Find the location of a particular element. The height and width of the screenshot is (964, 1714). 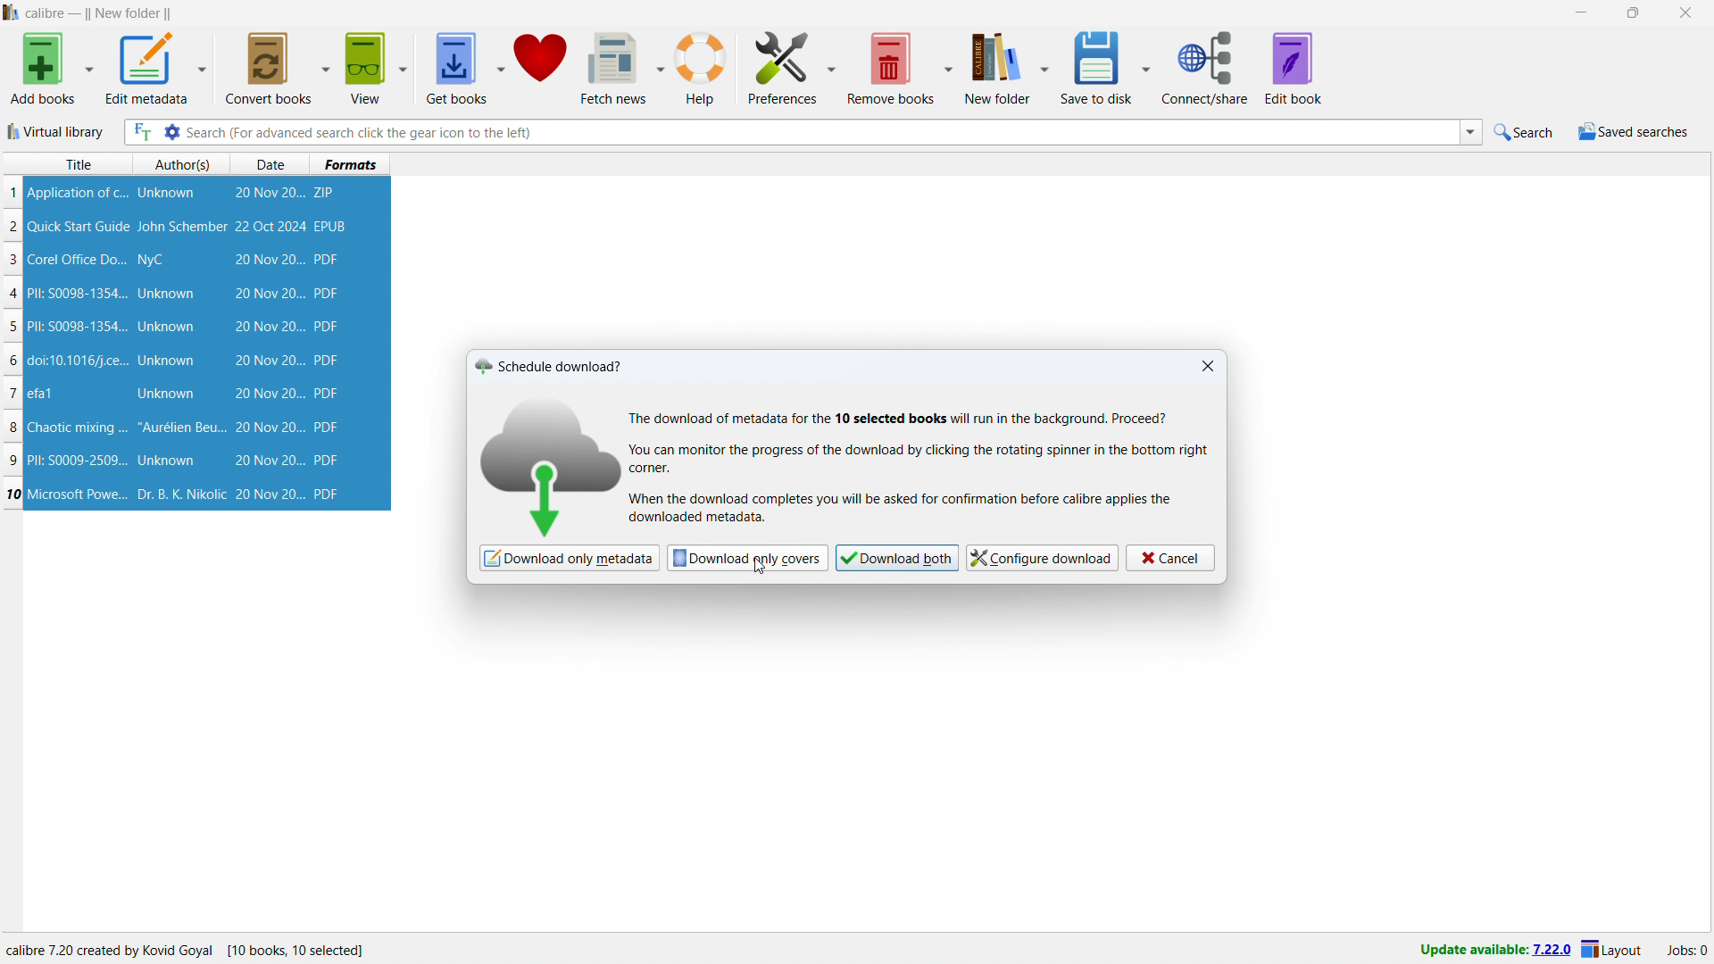

Author(s) is located at coordinates (183, 164).